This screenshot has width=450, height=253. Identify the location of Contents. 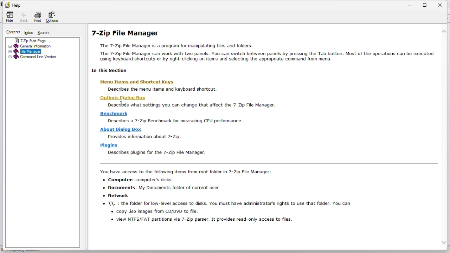
(10, 32).